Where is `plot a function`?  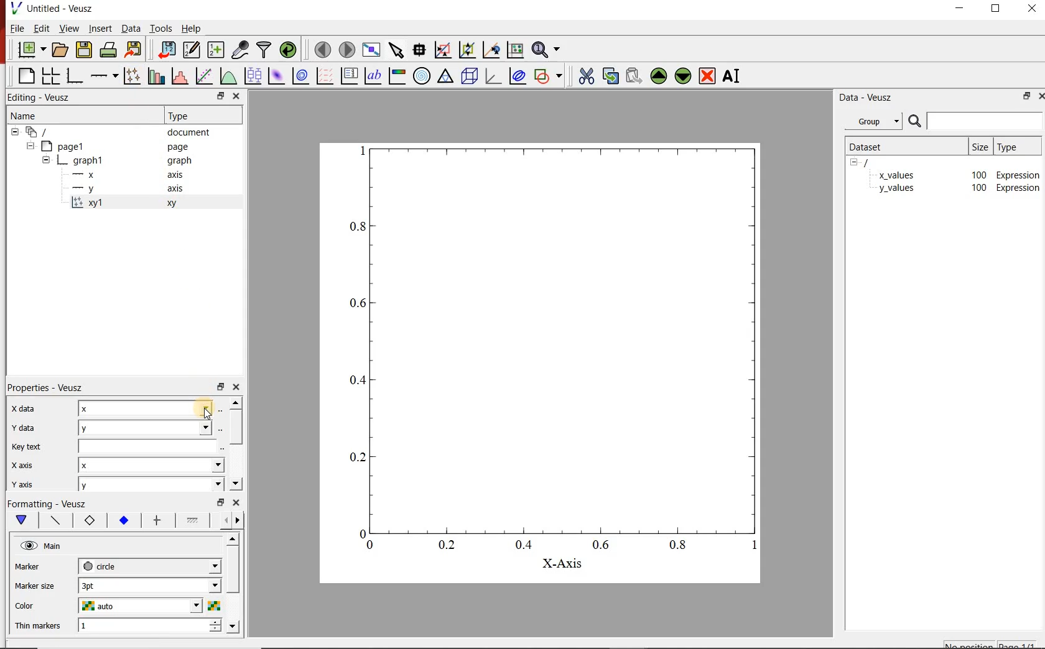 plot a function is located at coordinates (226, 75).